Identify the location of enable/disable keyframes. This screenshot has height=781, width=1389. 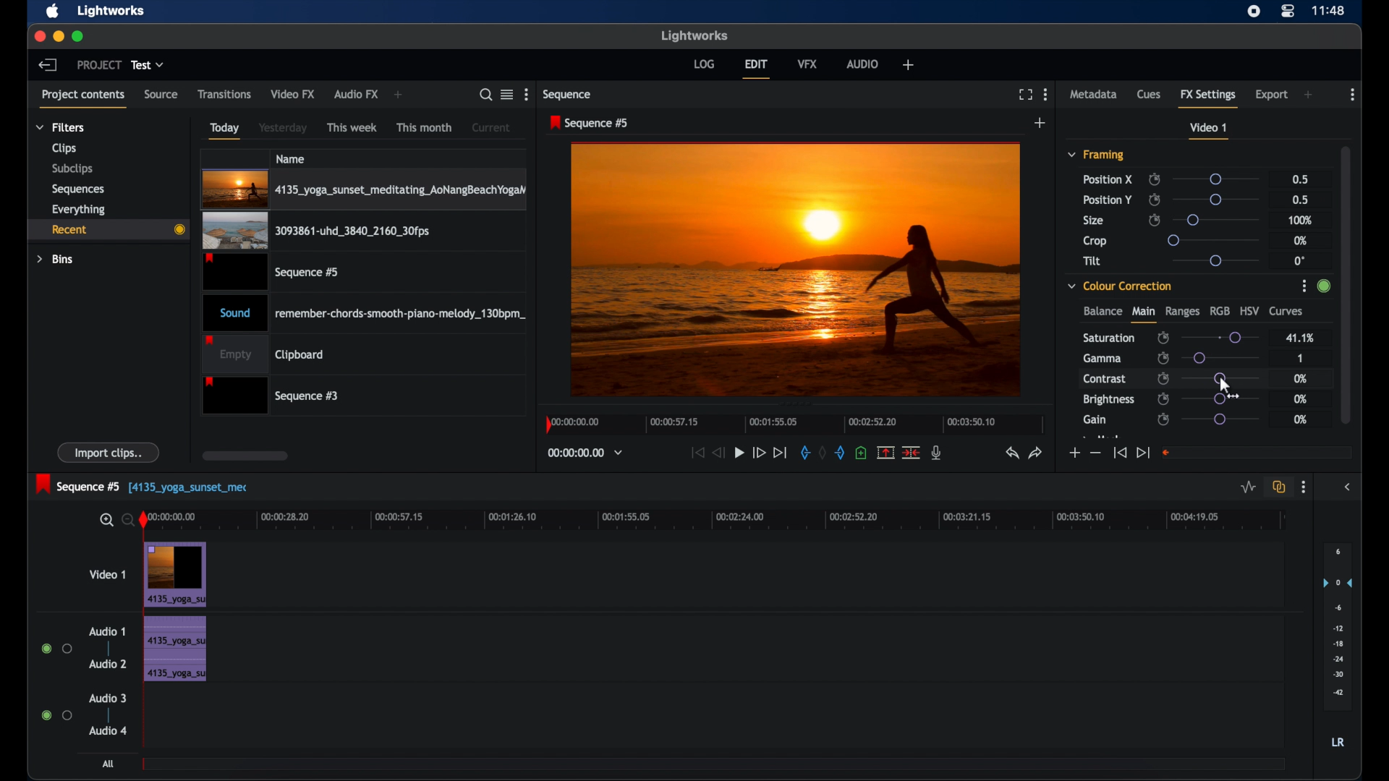
(1155, 221).